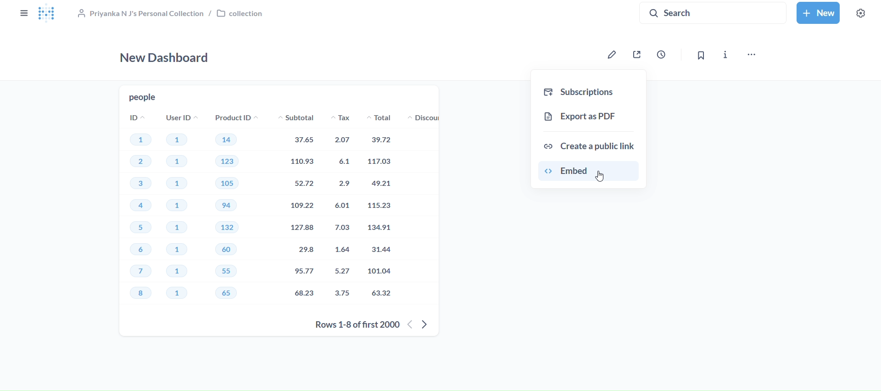  I want to click on new dashboard, so click(166, 59).